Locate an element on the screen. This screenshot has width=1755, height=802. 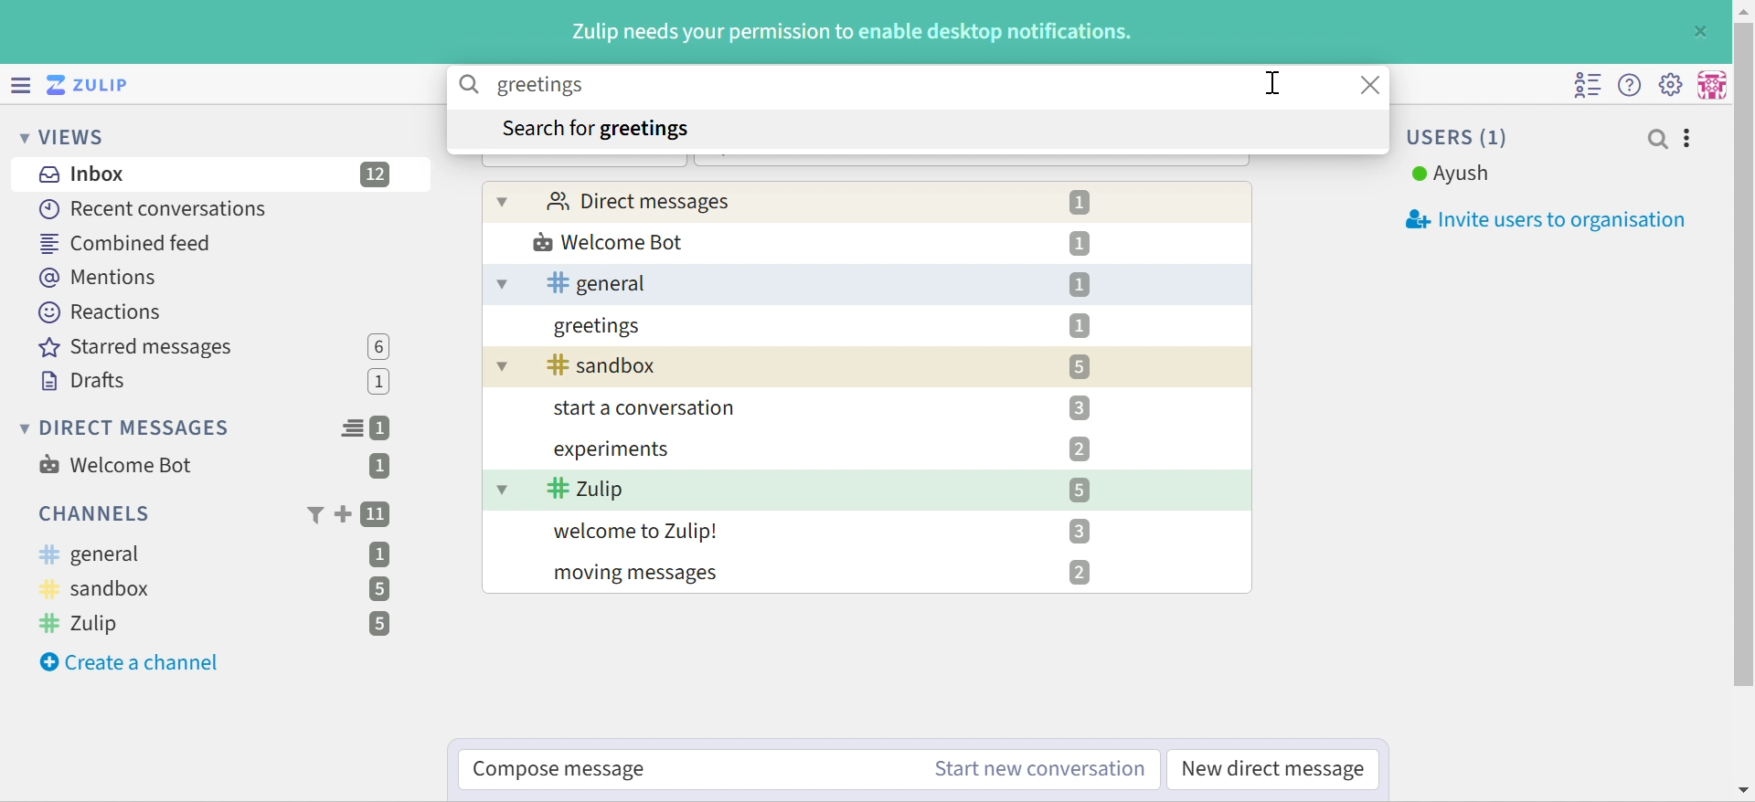
Create a channel is located at coordinates (133, 663).